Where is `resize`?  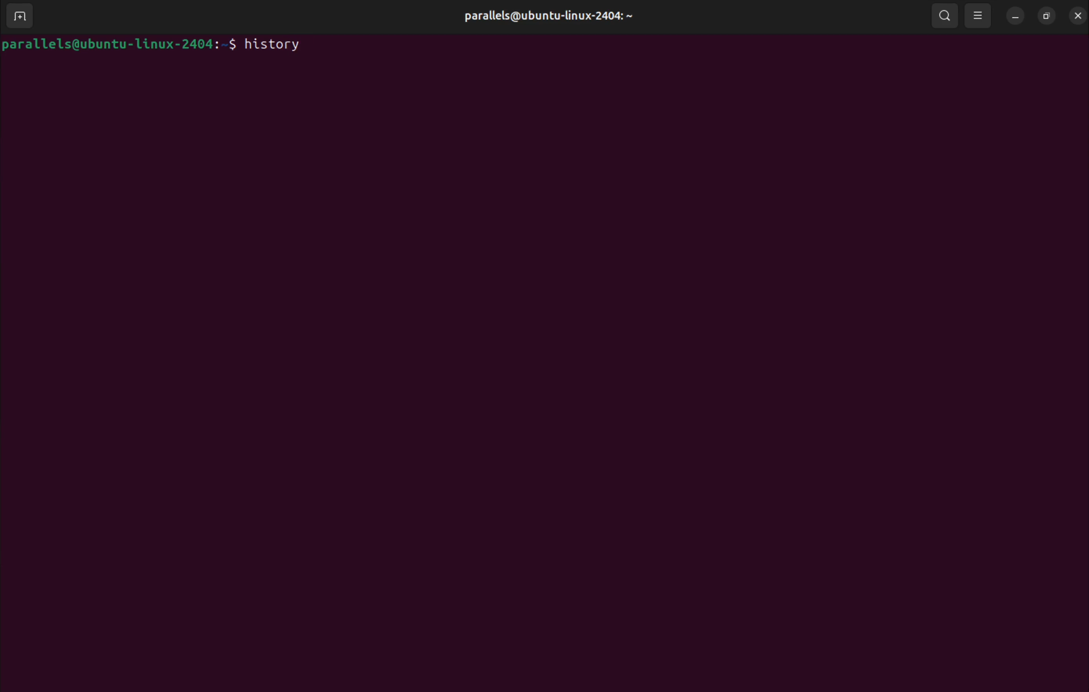 resize is located at coordinates (1046, 15).